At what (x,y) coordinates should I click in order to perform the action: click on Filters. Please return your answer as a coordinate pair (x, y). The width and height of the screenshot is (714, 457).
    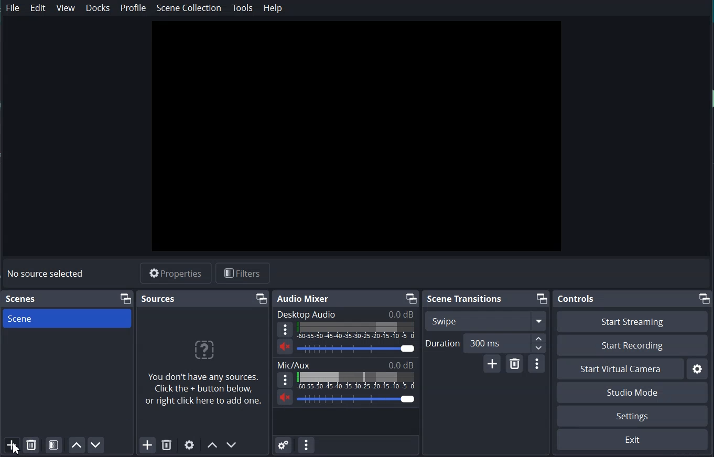
    Looking at the image, I should click on (243, 273).